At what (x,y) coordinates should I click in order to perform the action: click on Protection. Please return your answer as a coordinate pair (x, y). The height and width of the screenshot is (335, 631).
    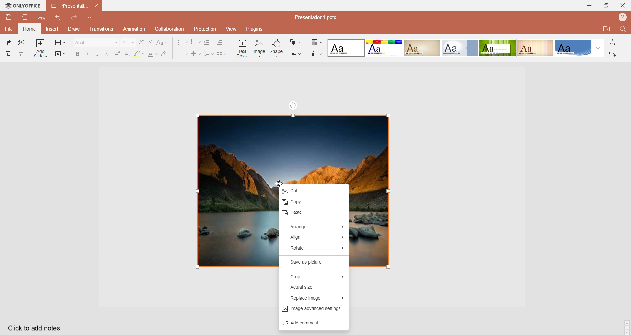
    Looking at the image, I should click on (206, 29).